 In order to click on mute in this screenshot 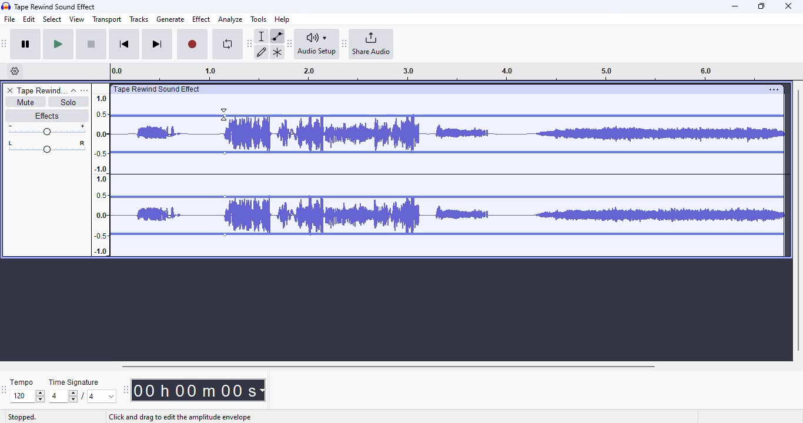, I will do `click(25, 102)`.